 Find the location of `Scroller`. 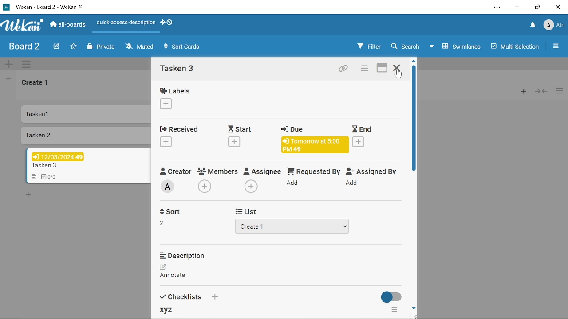

Scroller is located at coordinates (414, 118).